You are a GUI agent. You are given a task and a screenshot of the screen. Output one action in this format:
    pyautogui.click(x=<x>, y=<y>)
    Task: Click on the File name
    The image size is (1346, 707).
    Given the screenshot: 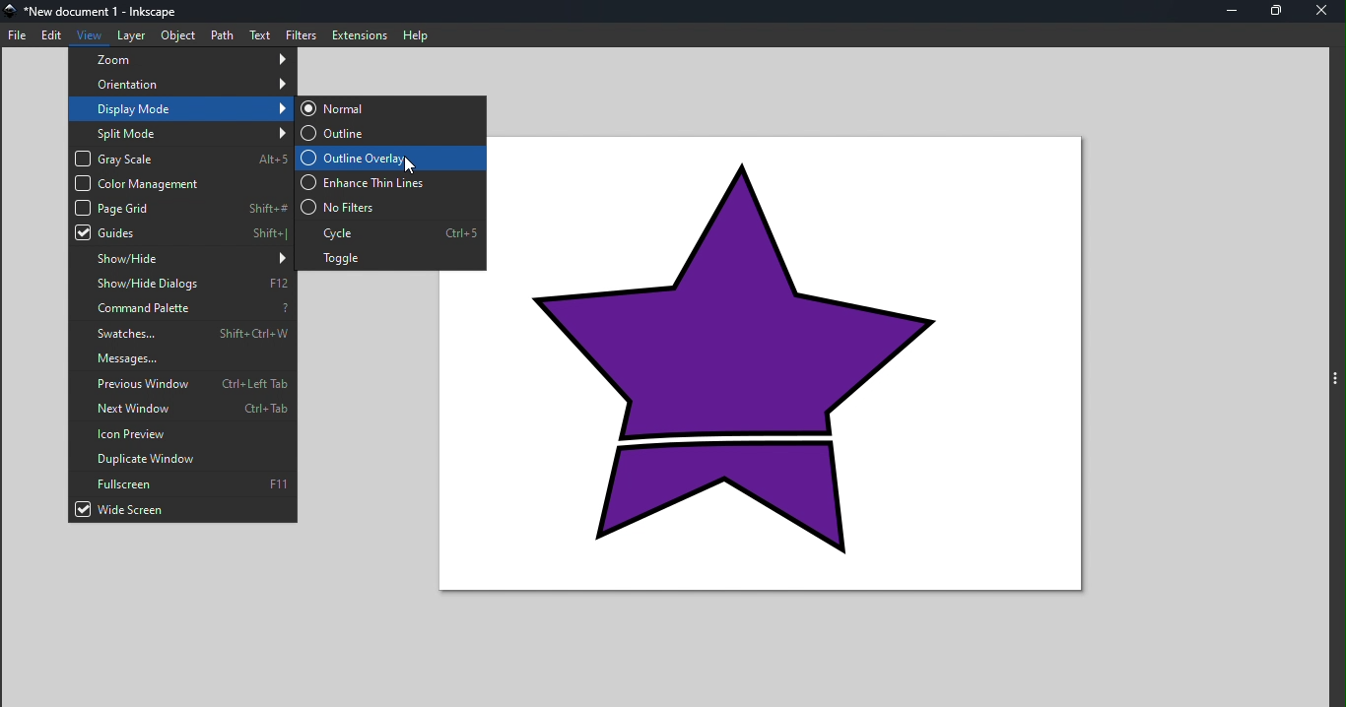 What is the action you would take?
    pyautogui.click(x=100, y=12)
    